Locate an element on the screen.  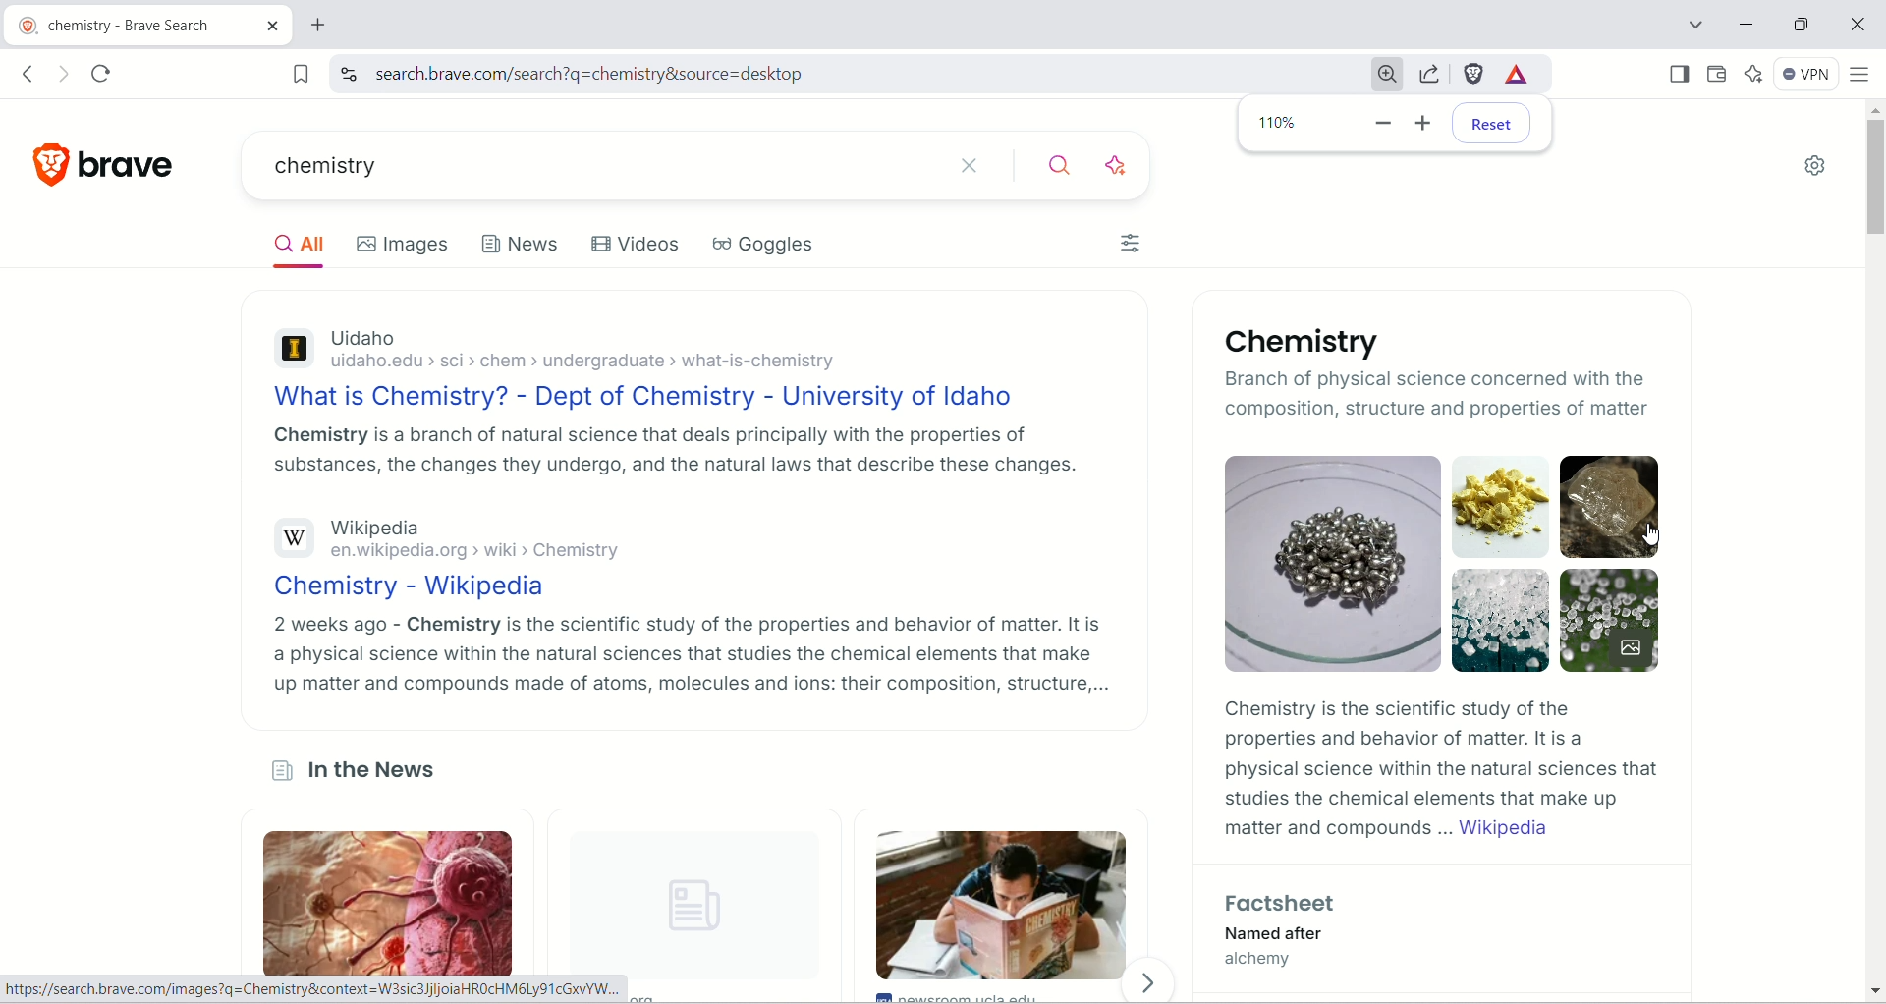
go back is located at coordinates (28, 74).